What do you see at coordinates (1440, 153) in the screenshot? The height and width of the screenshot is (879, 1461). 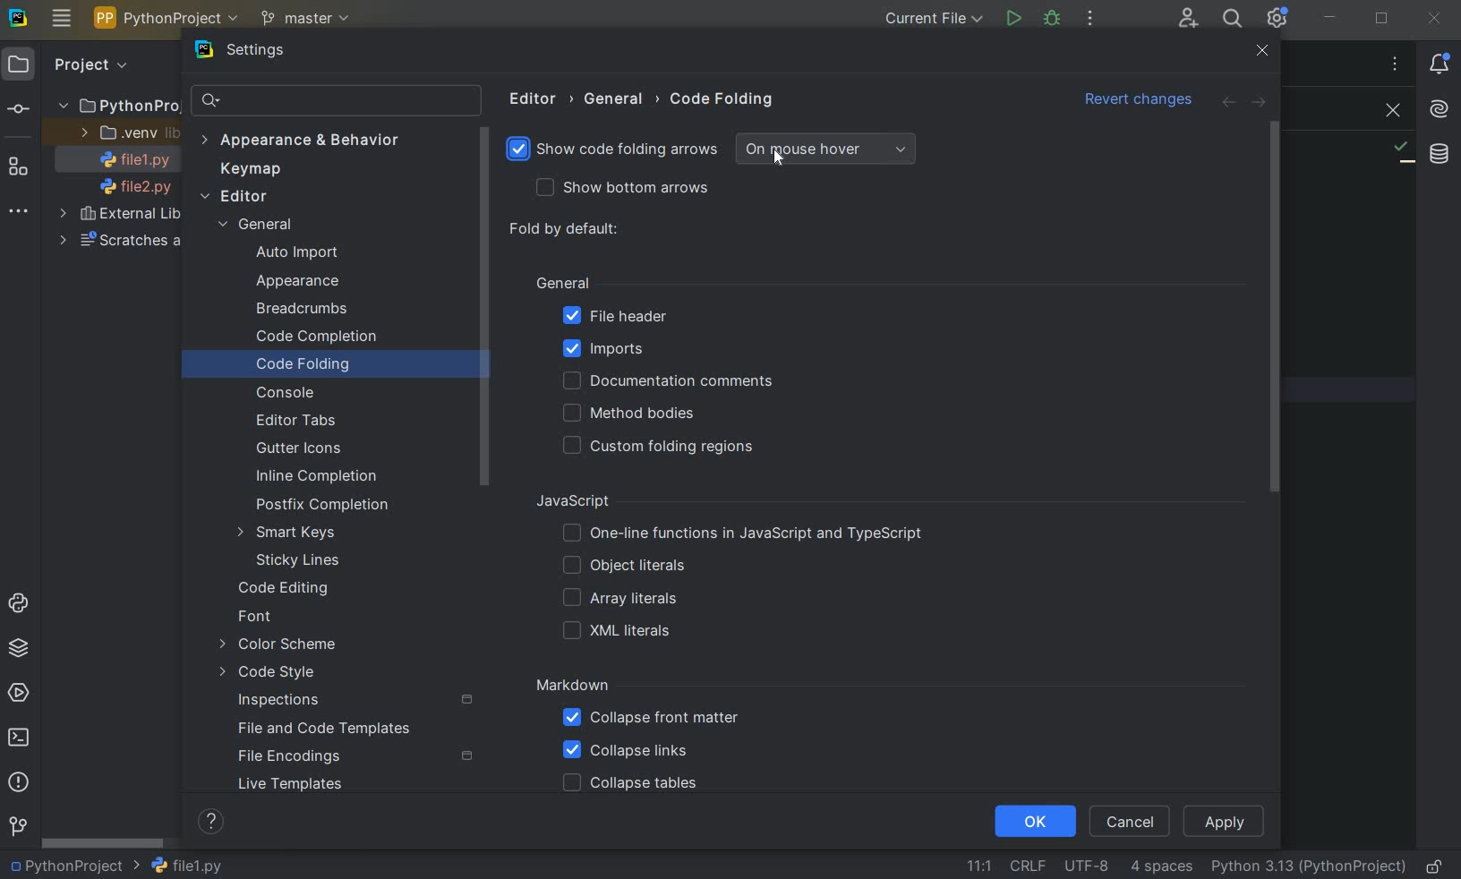 I see `DATABASE` at bounding box center [1440, 153].